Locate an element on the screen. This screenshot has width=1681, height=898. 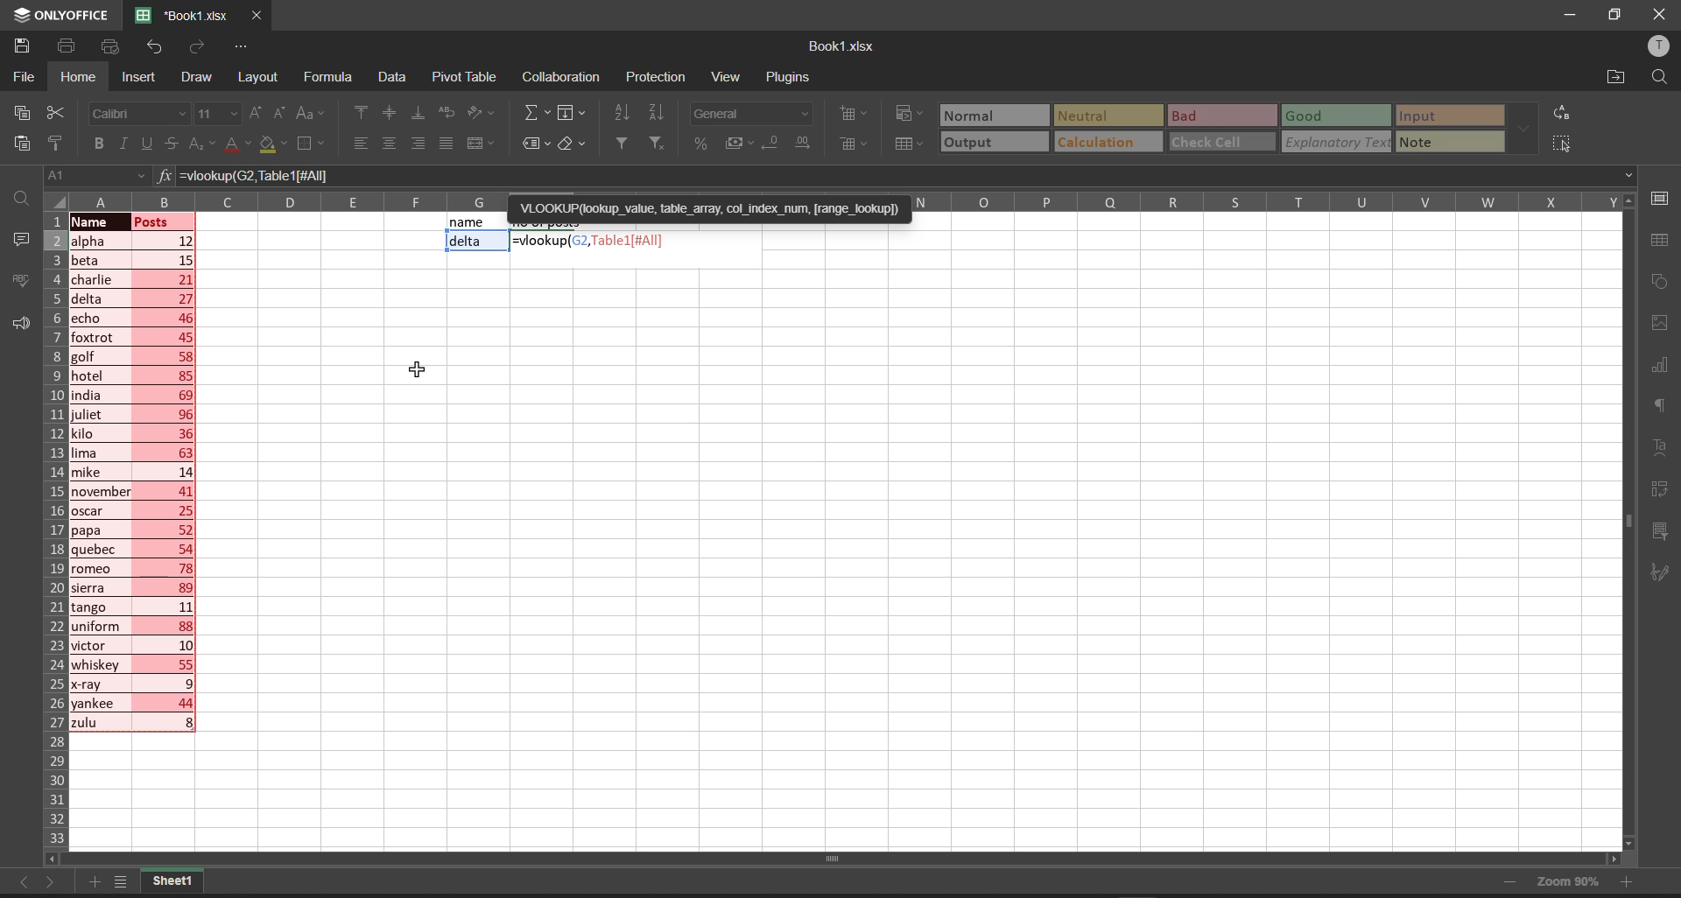
spell checking is located at coordinates (17, 280).